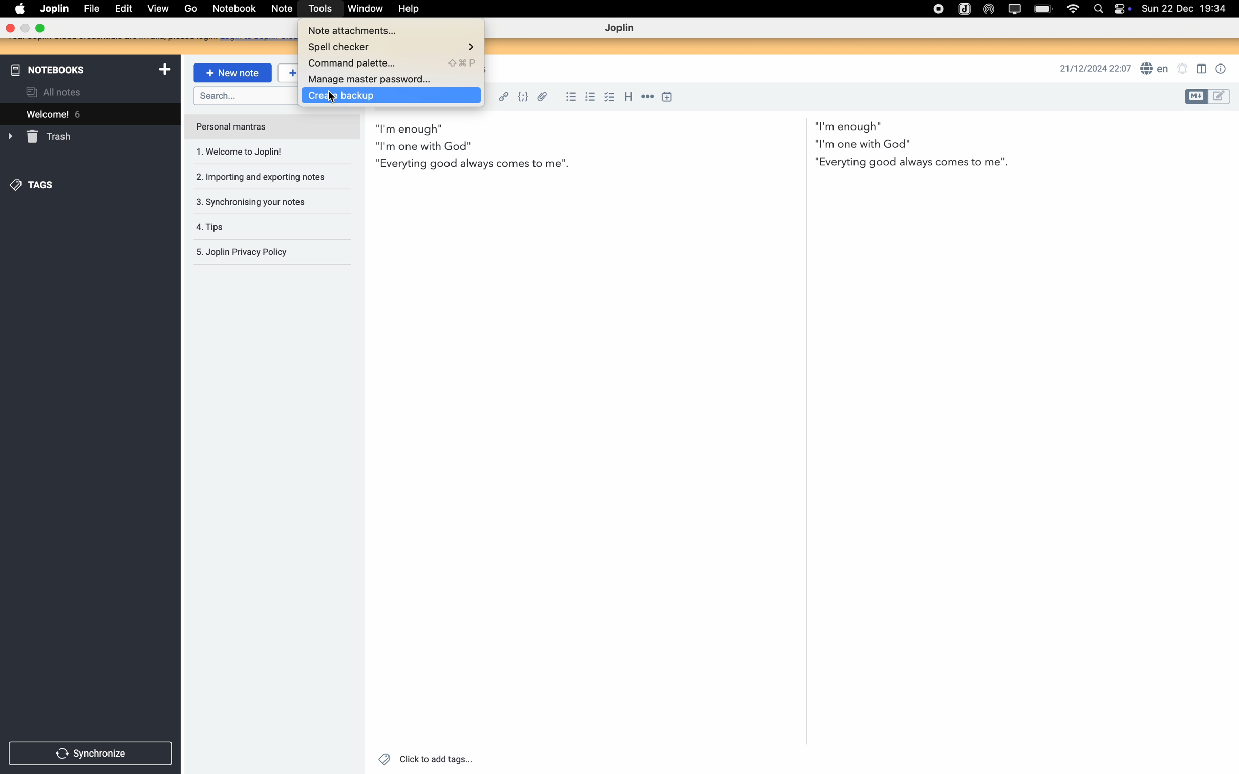 The image size is (1239, 774). I want to click on maximize, so click(41, 27).